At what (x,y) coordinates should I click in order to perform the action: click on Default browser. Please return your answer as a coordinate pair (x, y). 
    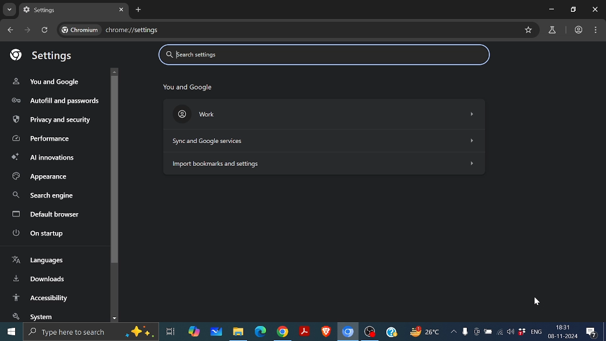
    Looking at the image, I should click on (49, 214).